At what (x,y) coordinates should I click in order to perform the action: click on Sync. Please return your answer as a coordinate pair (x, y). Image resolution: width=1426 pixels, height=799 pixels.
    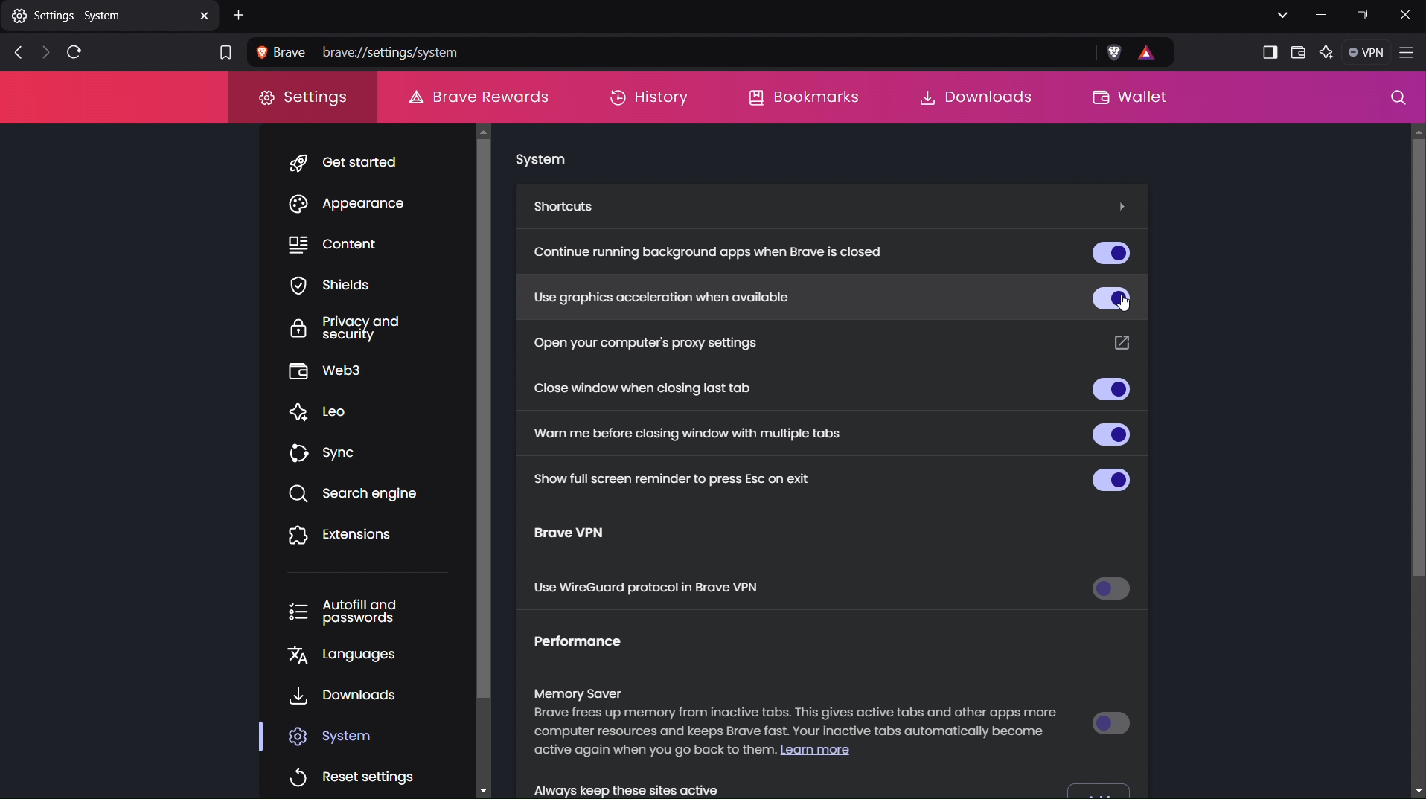
    Looking at the image, I should click on (330, 454).